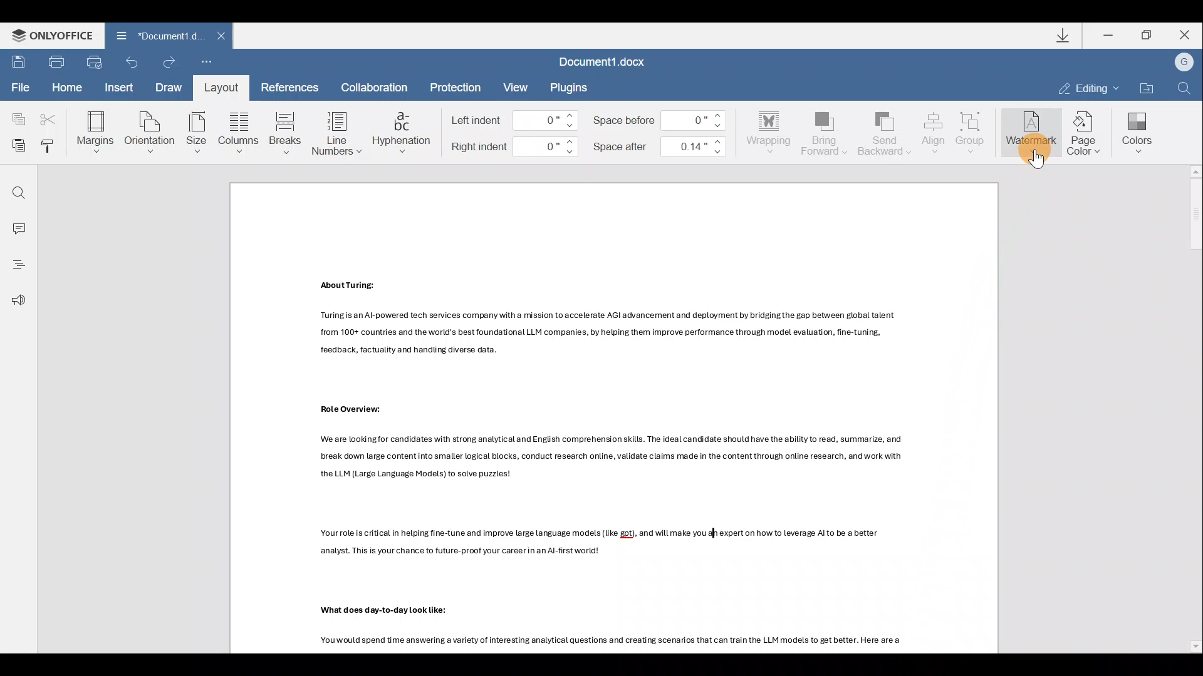 The height and width of the screenshot is (676, 1203). What do you see at coordinates (342, 408) in the screenshot?
I see `` at bounding box center [342, 408].